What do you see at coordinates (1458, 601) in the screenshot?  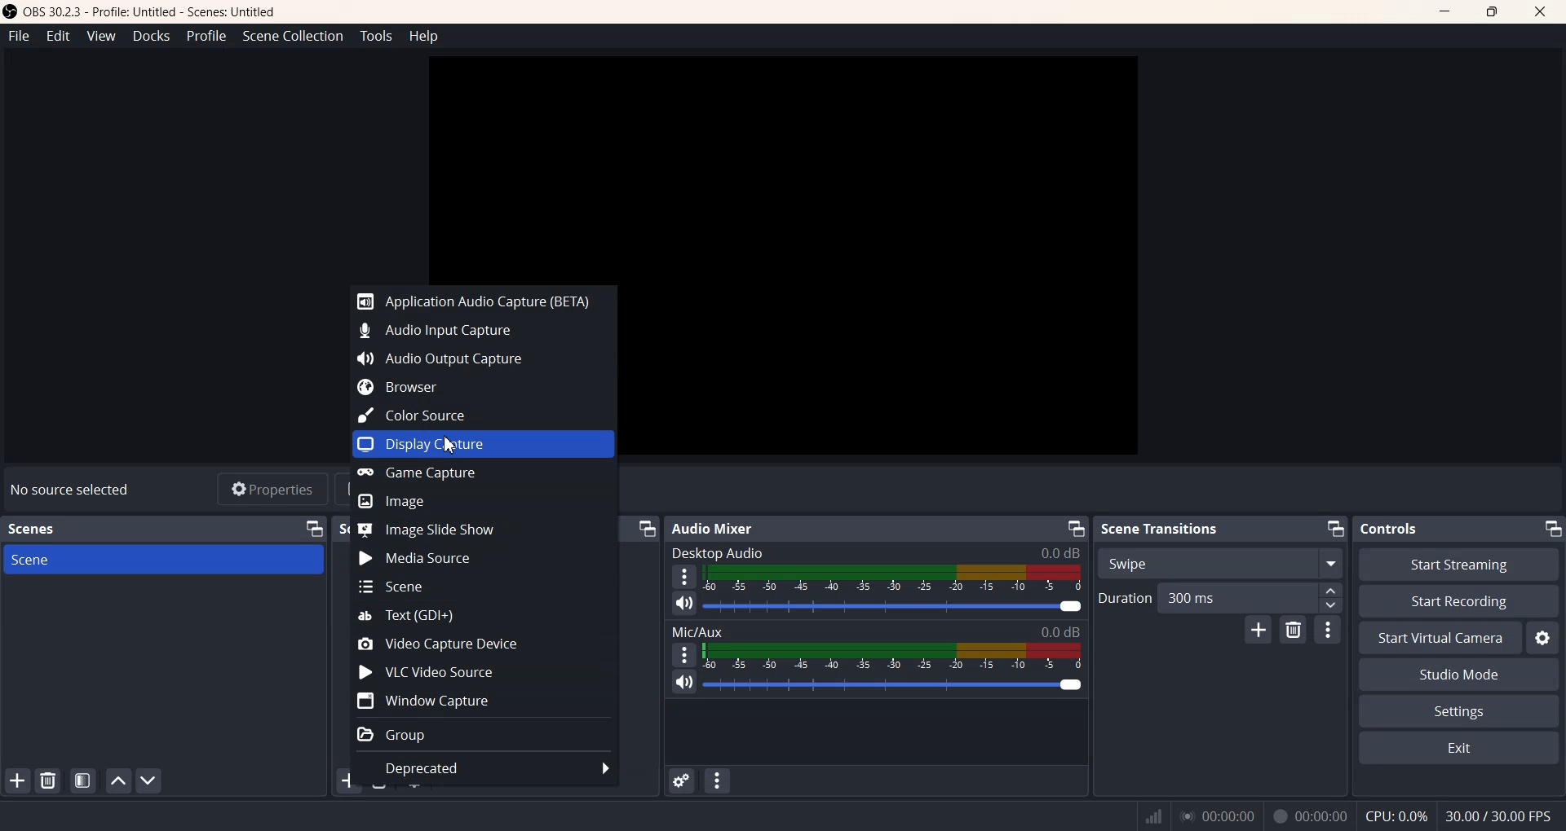 I see `Start Recording` at bounding box center [1458, 601].